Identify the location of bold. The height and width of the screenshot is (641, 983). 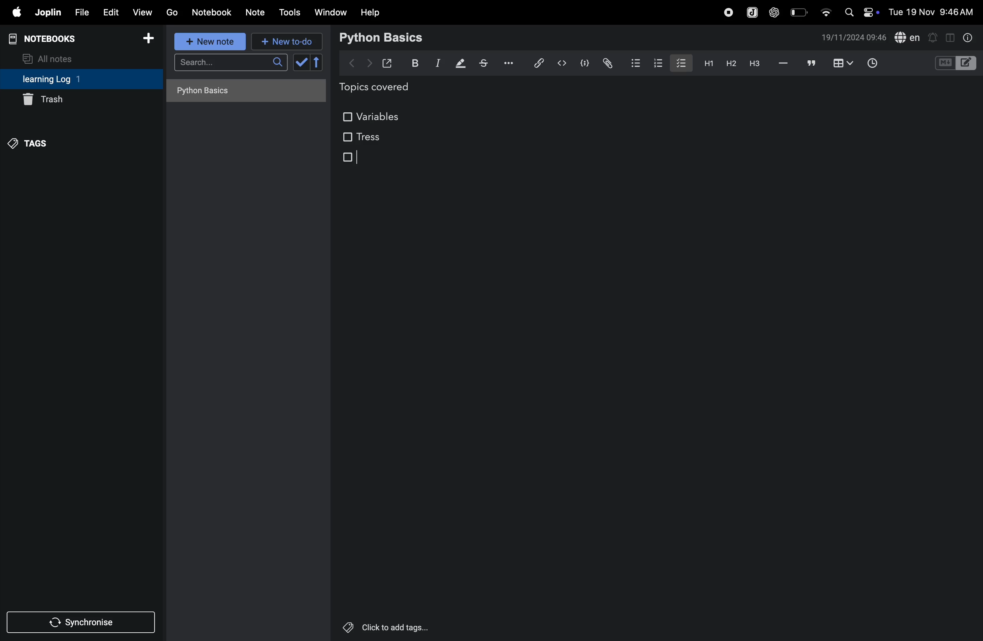
(413, 63).